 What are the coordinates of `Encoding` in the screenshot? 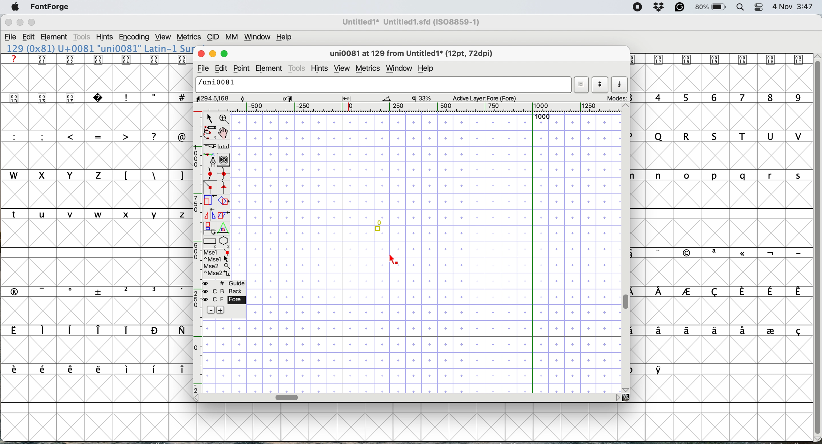 It's located at (135, 37).